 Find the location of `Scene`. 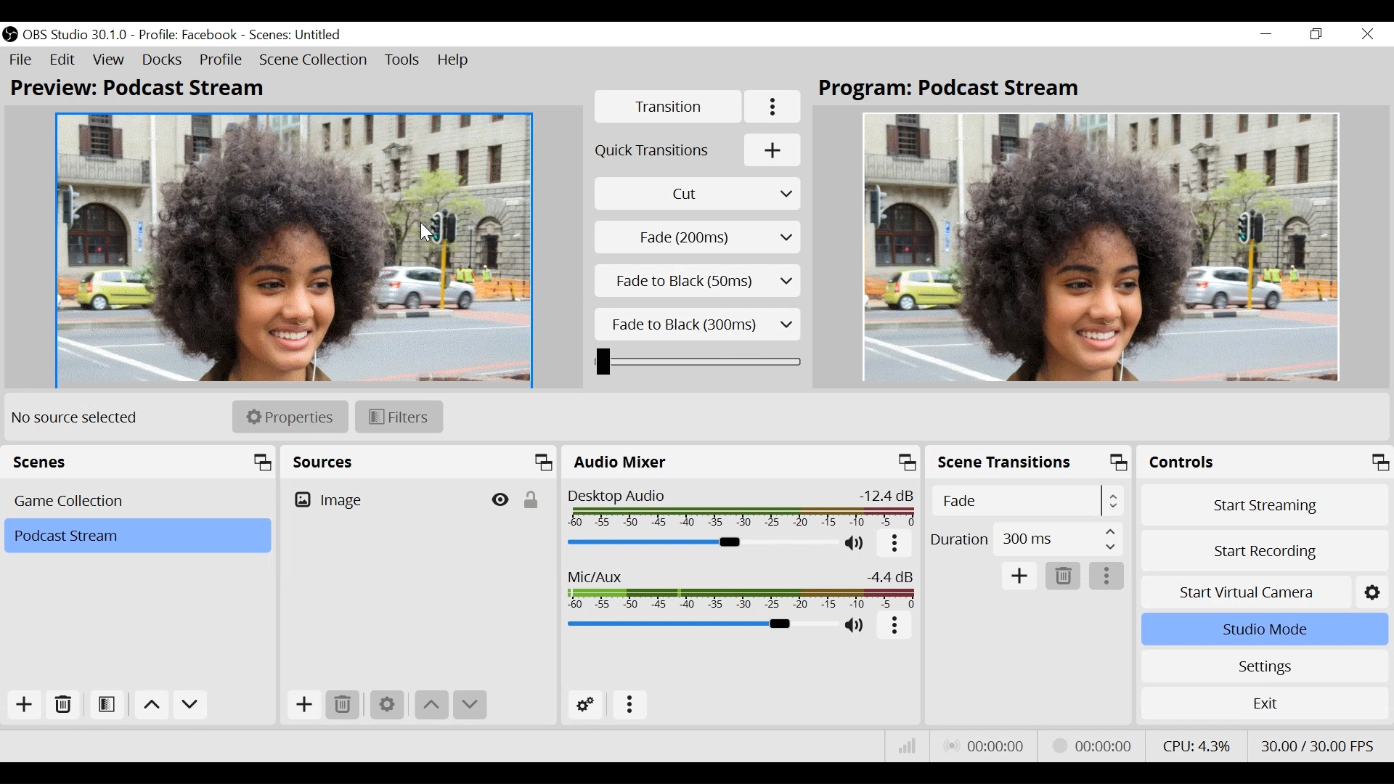

Scene is located at coordinates (297, 33).